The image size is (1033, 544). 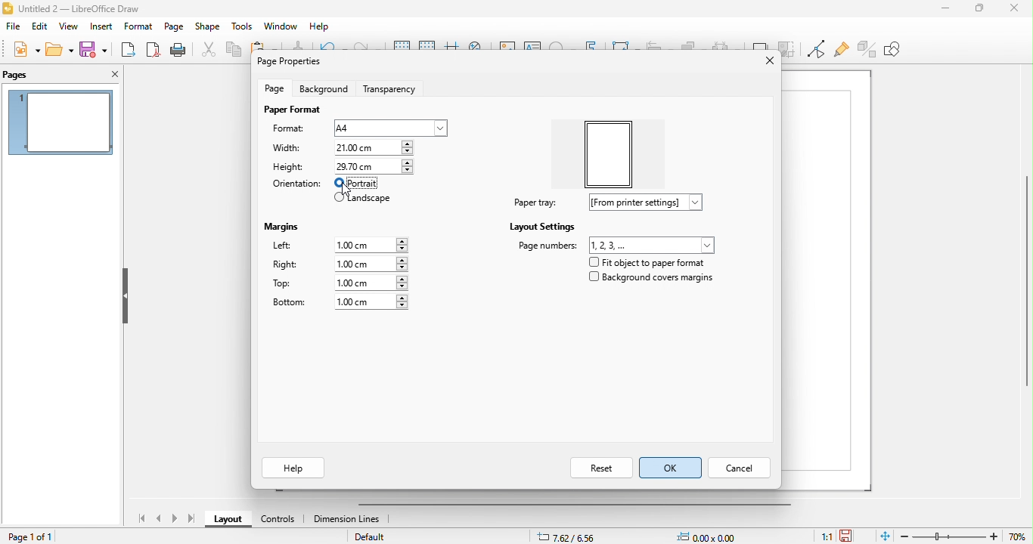 What do you see at coordinates (819, 536) in the screenshot?
I see `1:1` at bounding box center [819, 536].